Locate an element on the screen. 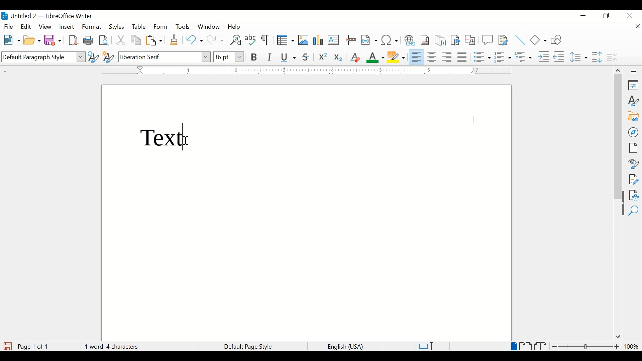 Image resolution: width=642 pixels, height=361 pixels. font color is located at coordinates (376, 57).